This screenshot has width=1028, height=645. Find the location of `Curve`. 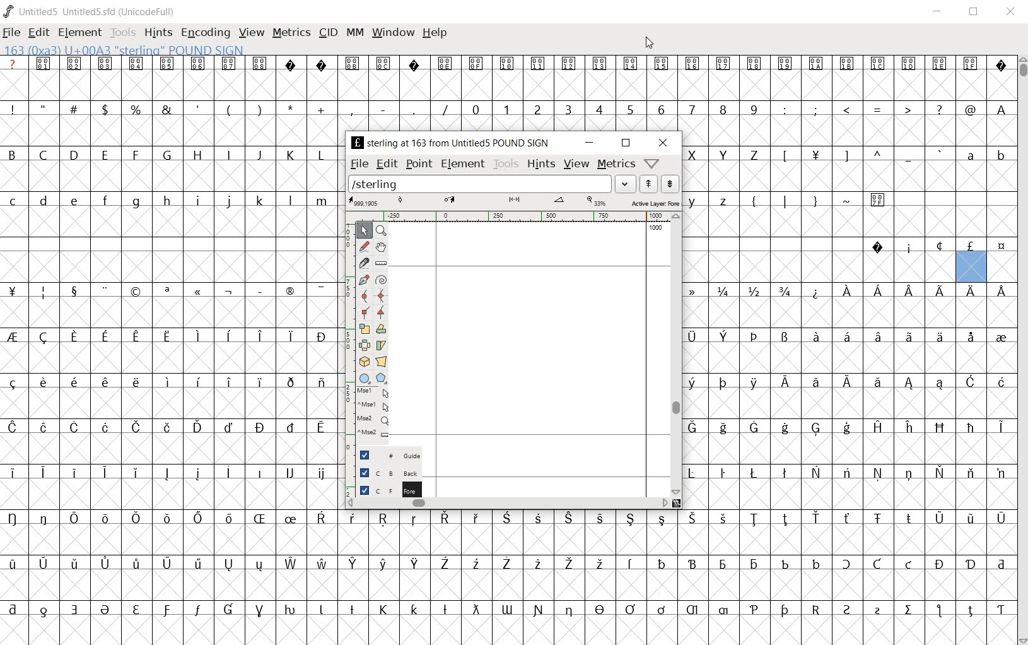

Curve is located at coordinates (366, 298).